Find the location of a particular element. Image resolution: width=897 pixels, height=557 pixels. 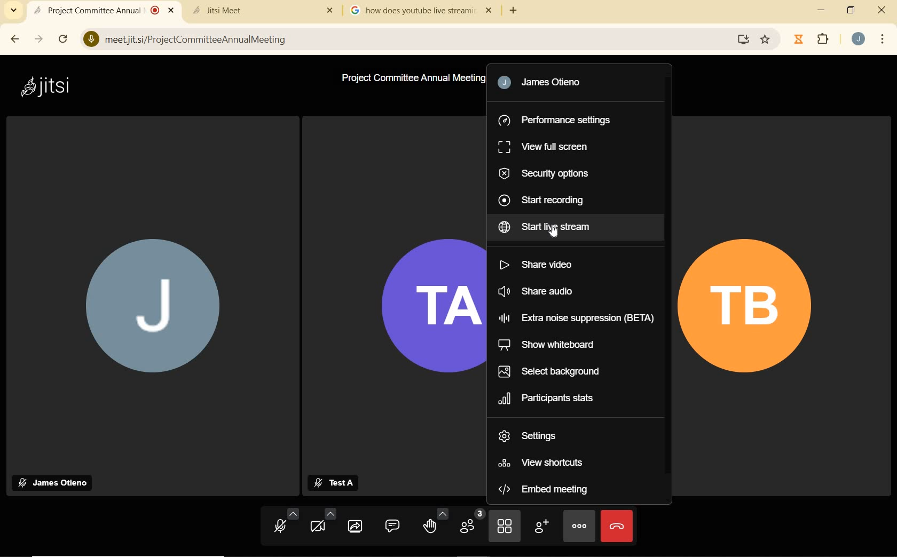

participants is located at coordinates (471, 524).